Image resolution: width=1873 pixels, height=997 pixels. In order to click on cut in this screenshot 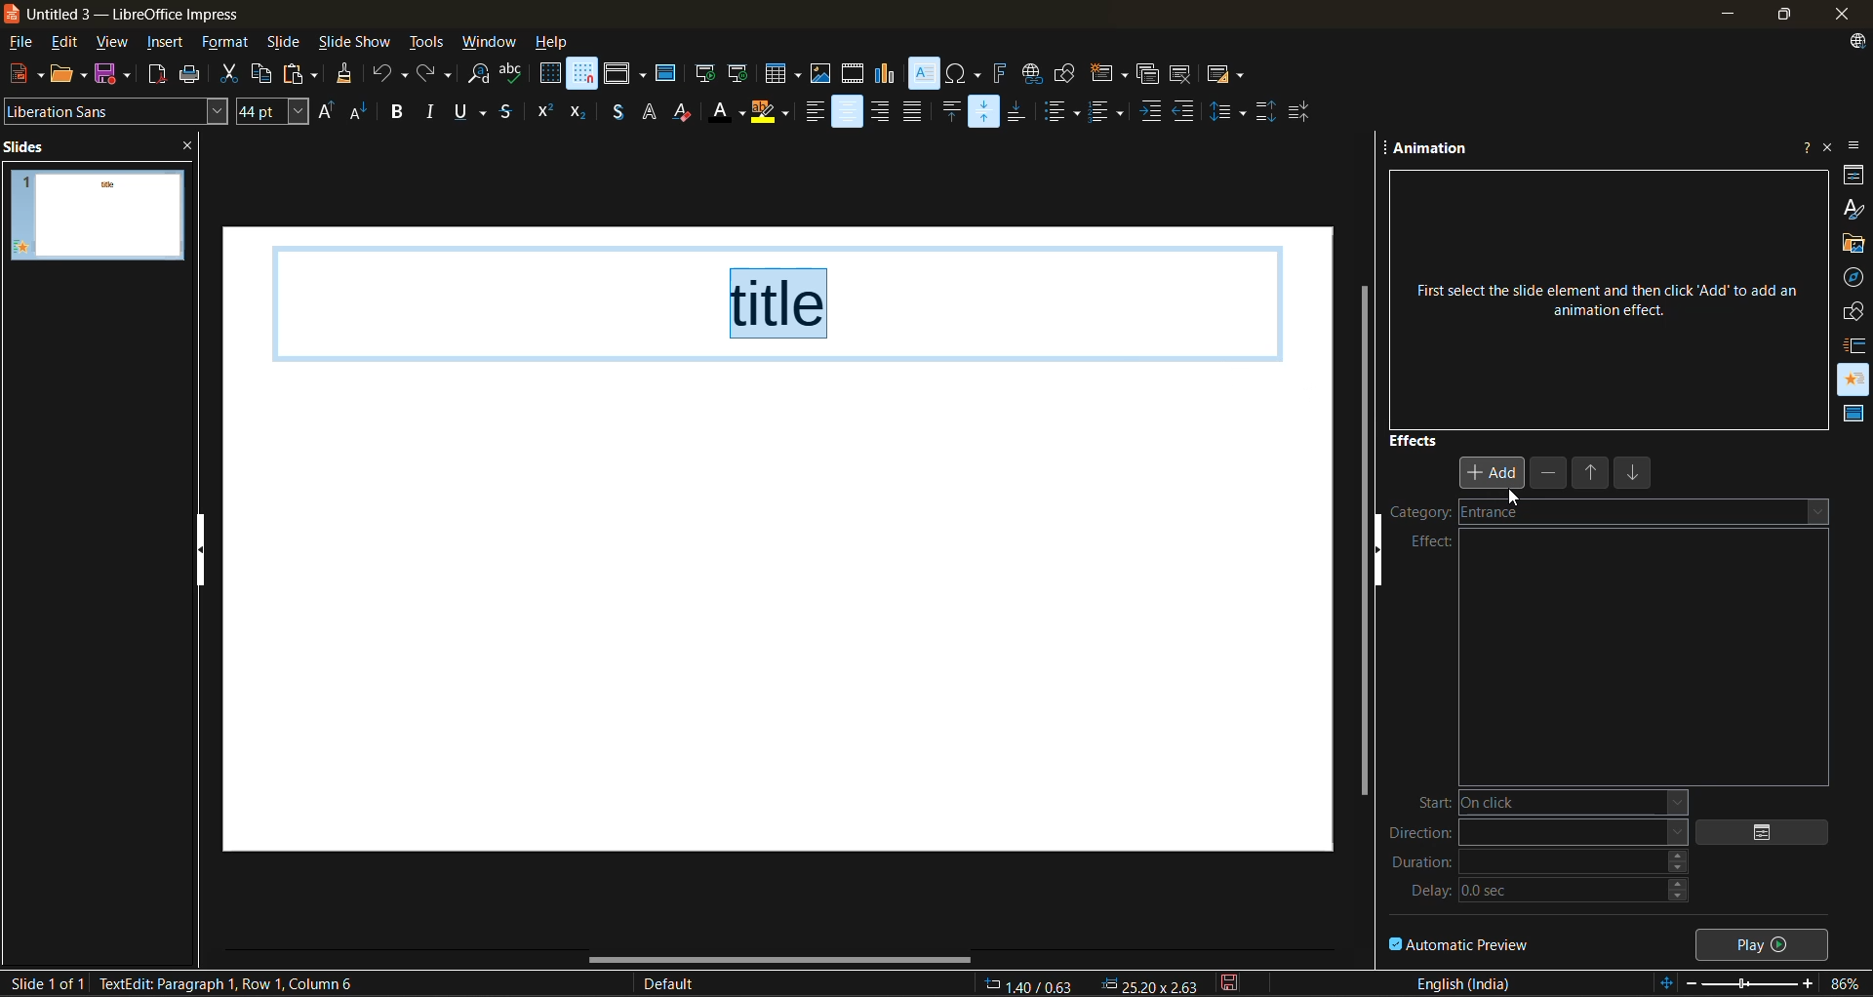, I will do `click(228, 75)`.